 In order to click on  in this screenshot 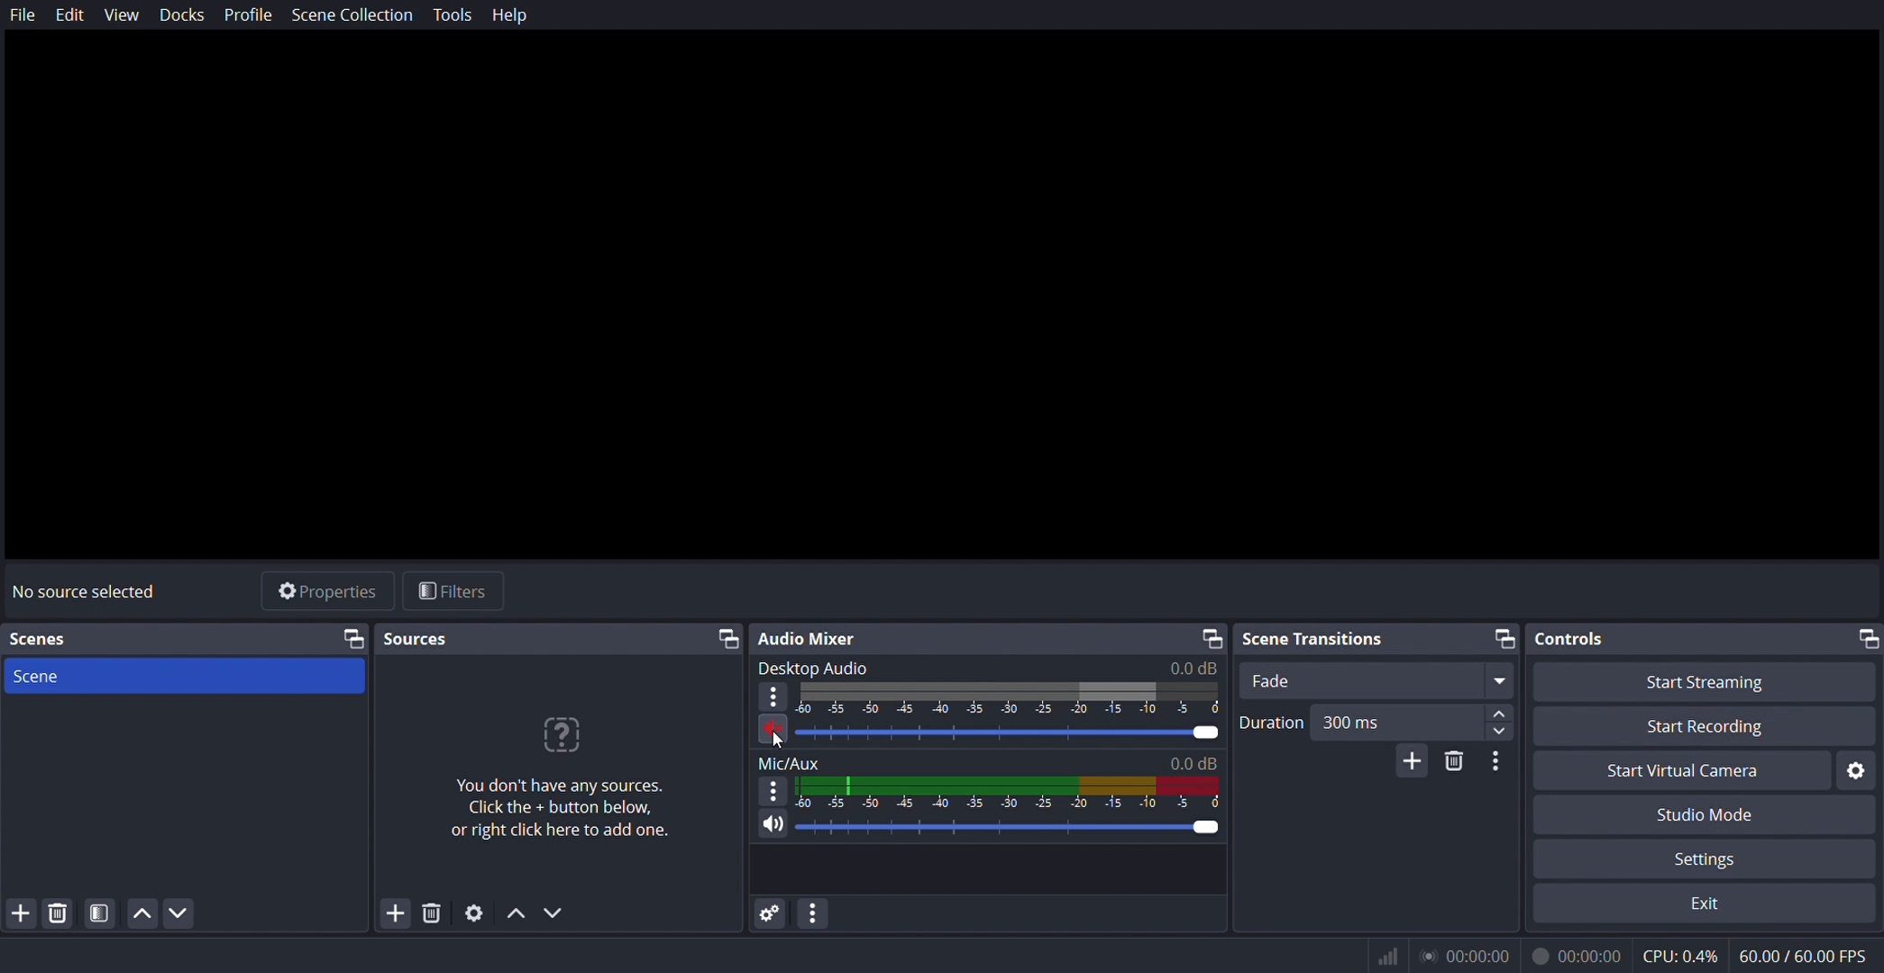, I will do `click(101, 913)`.